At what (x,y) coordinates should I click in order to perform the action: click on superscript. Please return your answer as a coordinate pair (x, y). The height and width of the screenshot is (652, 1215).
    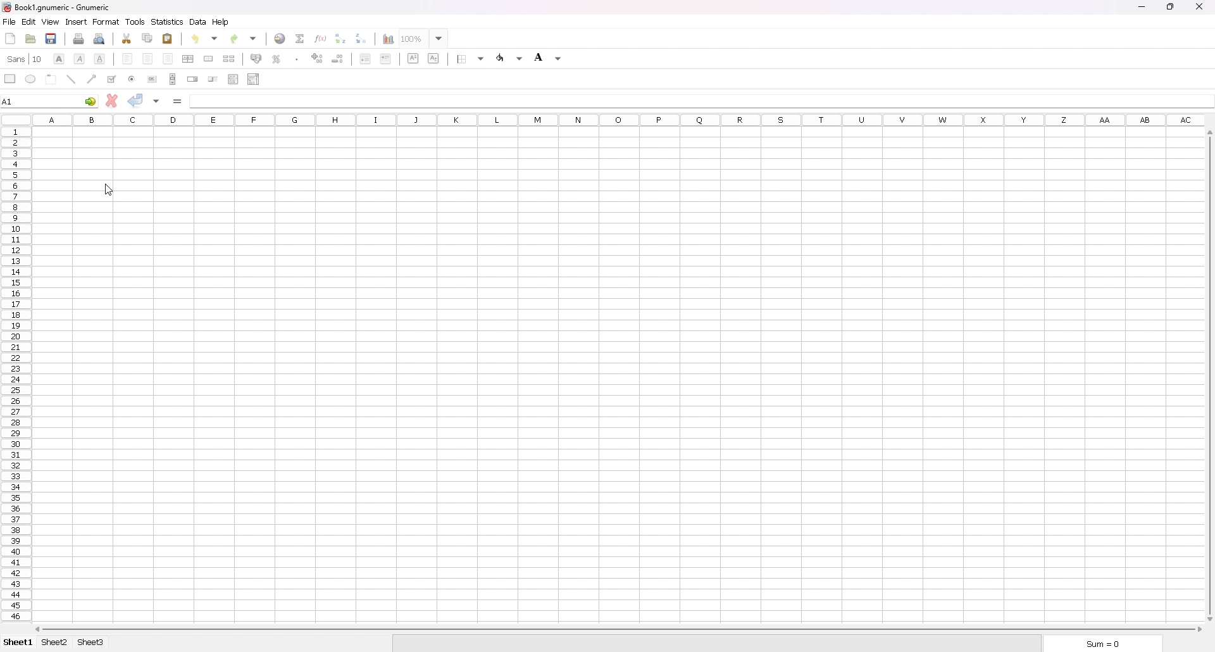
    Looking at the image, I should click on (413, 58).